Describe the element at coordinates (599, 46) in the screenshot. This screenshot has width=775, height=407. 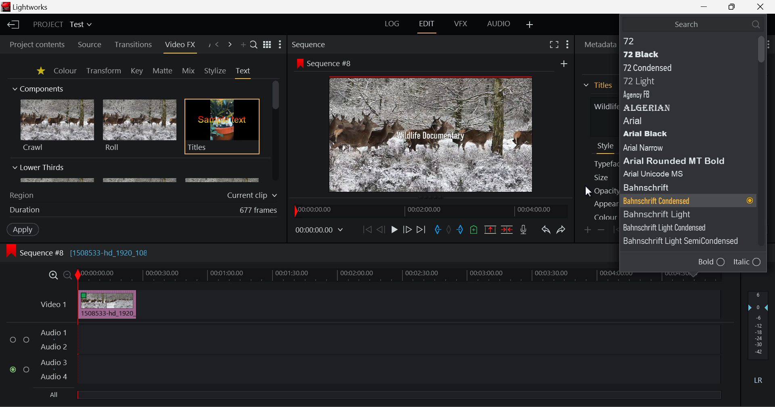
I see `Metadata` at that location.